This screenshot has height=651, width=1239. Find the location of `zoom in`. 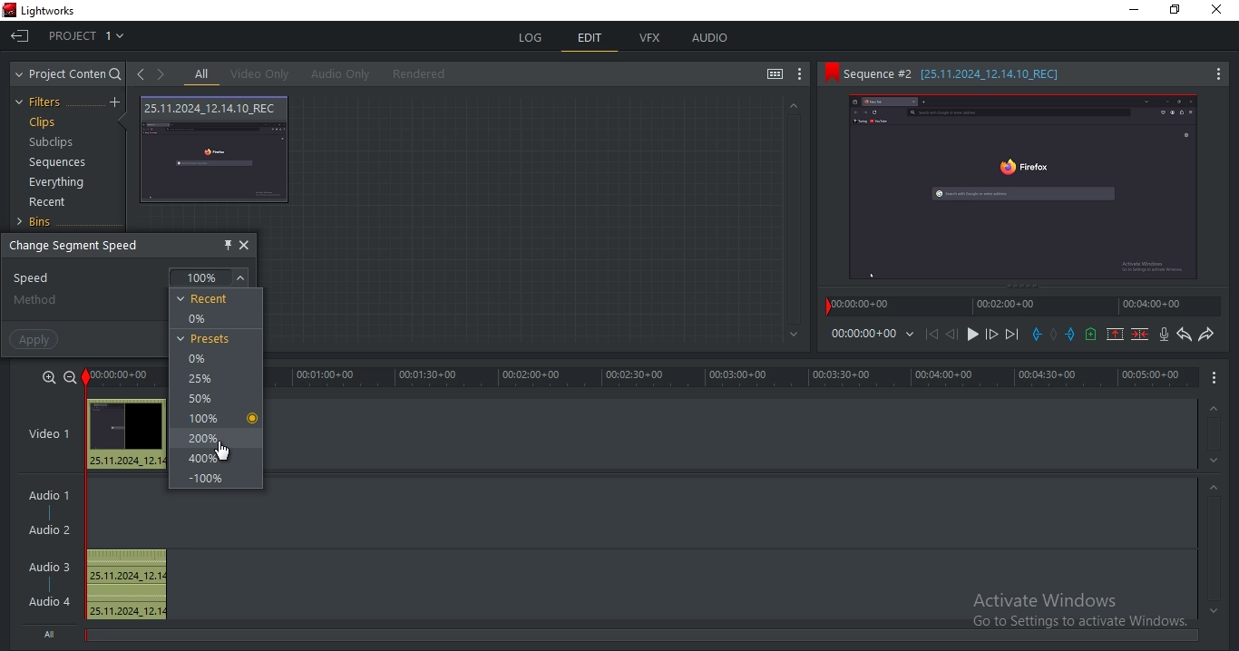

zoom in is located at coordinates (47, 377).